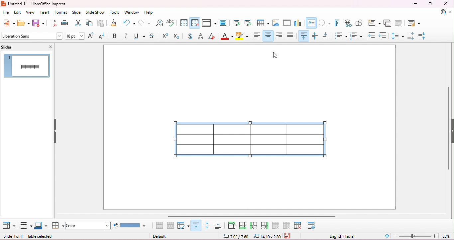 Image resolution: width=454 pixels, height=240 pixels. I want to click on increase indent, so click(372, 36).